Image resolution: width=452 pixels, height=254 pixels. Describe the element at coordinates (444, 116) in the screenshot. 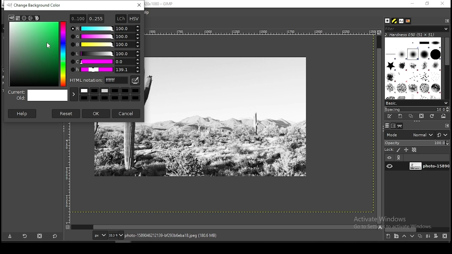

I see `open brush as image` at that location.